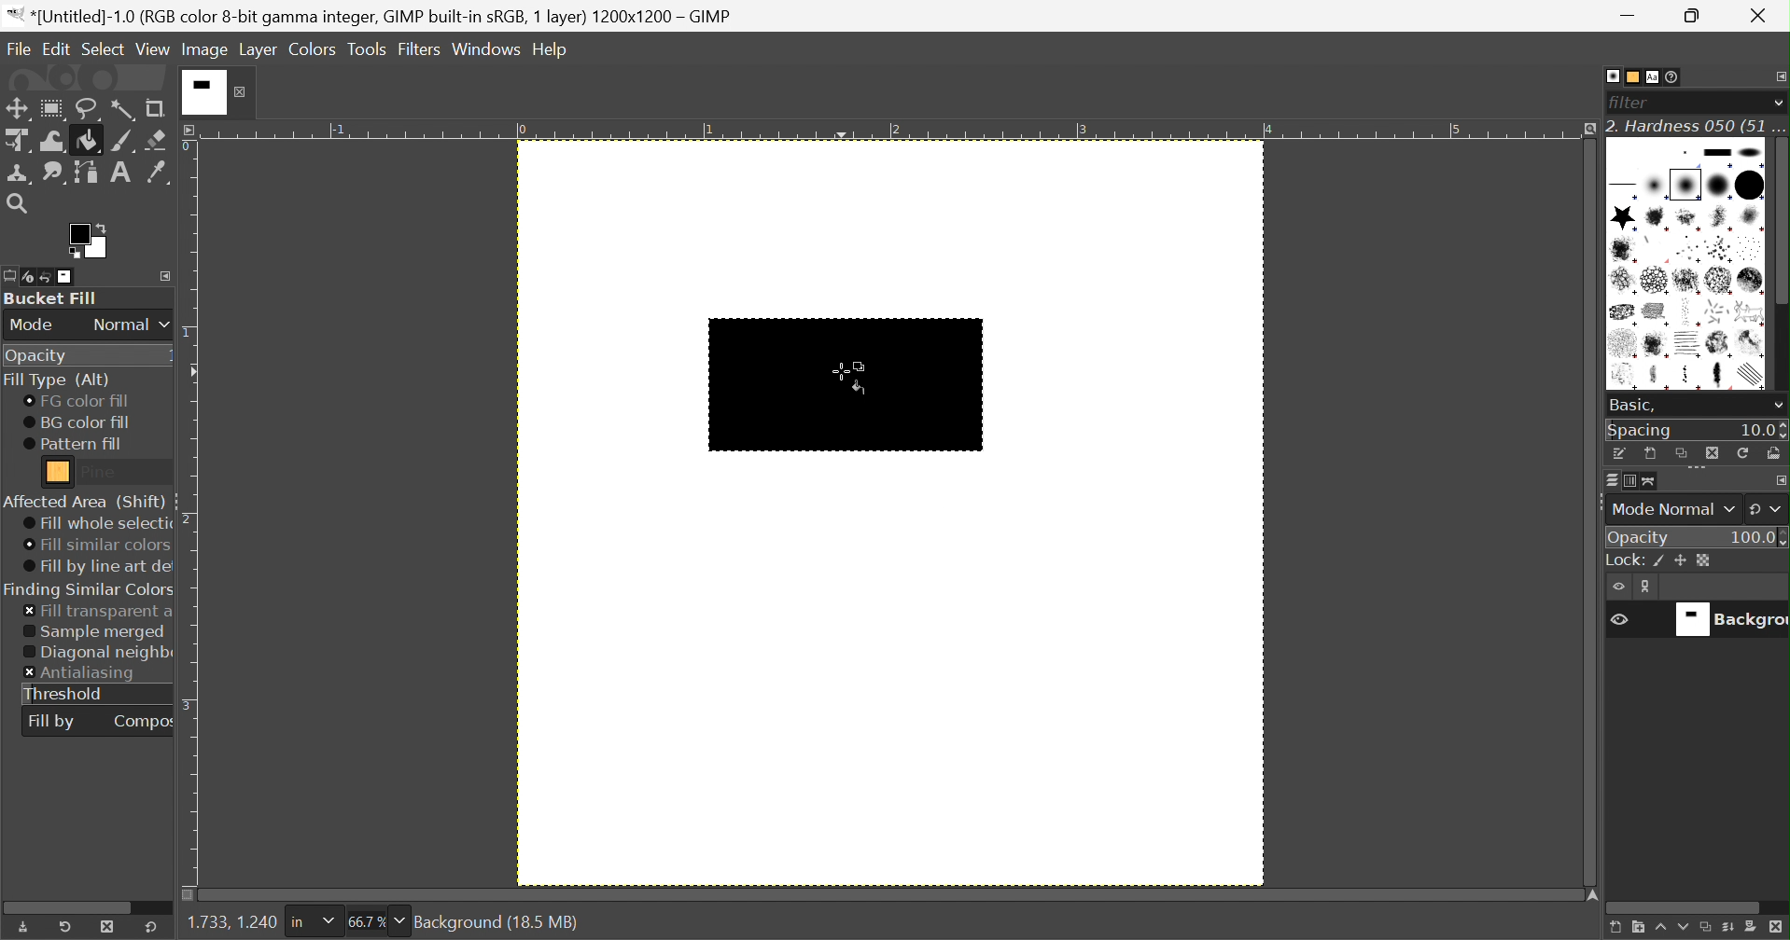  Describe the element at coordinates (1699, 471) in the screenshot. I see `Options` at that location.